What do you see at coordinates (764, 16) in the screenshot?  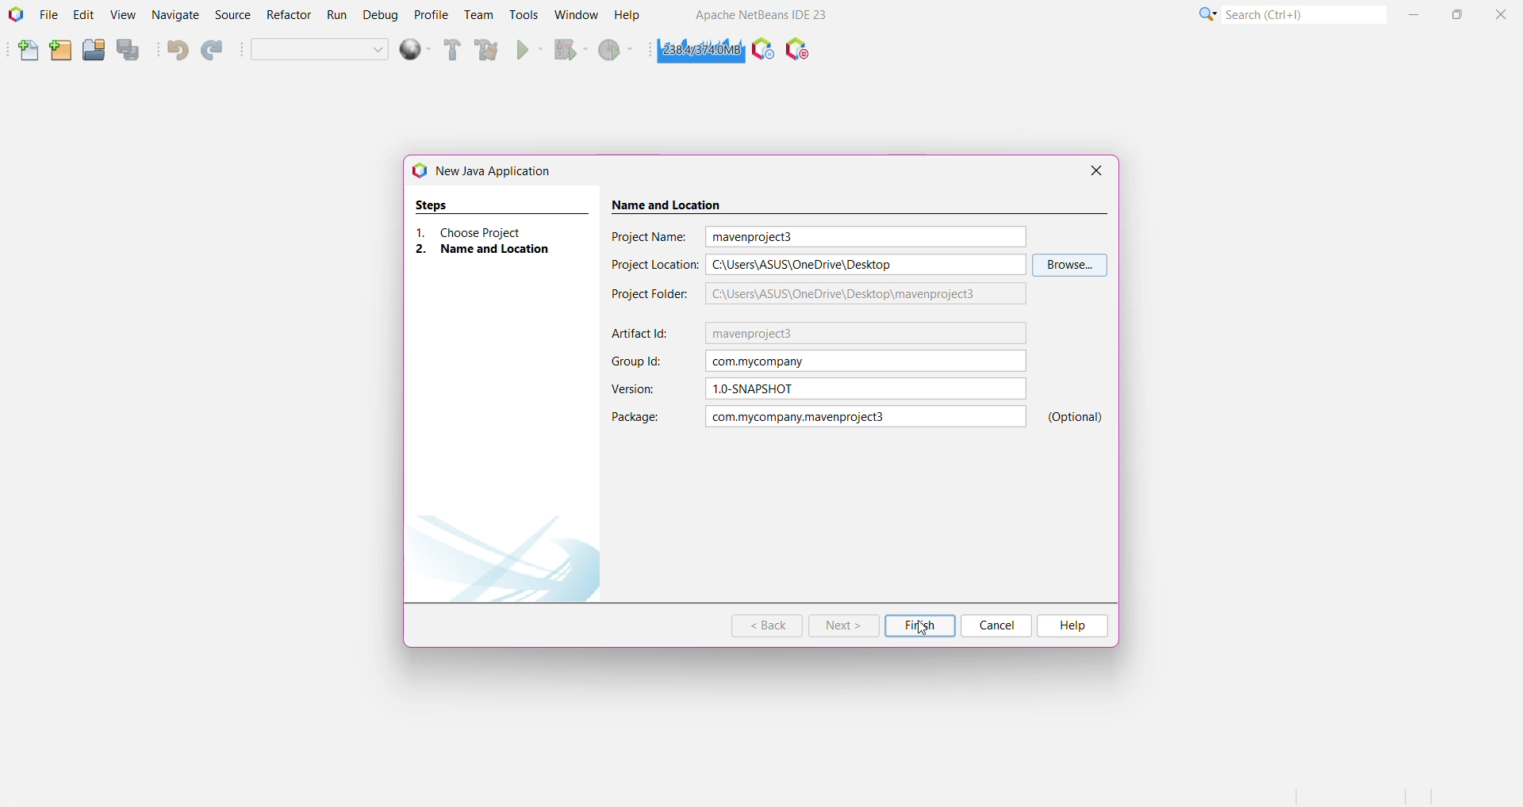 I see `Application Name and Version` at bounding box center [764, 16].